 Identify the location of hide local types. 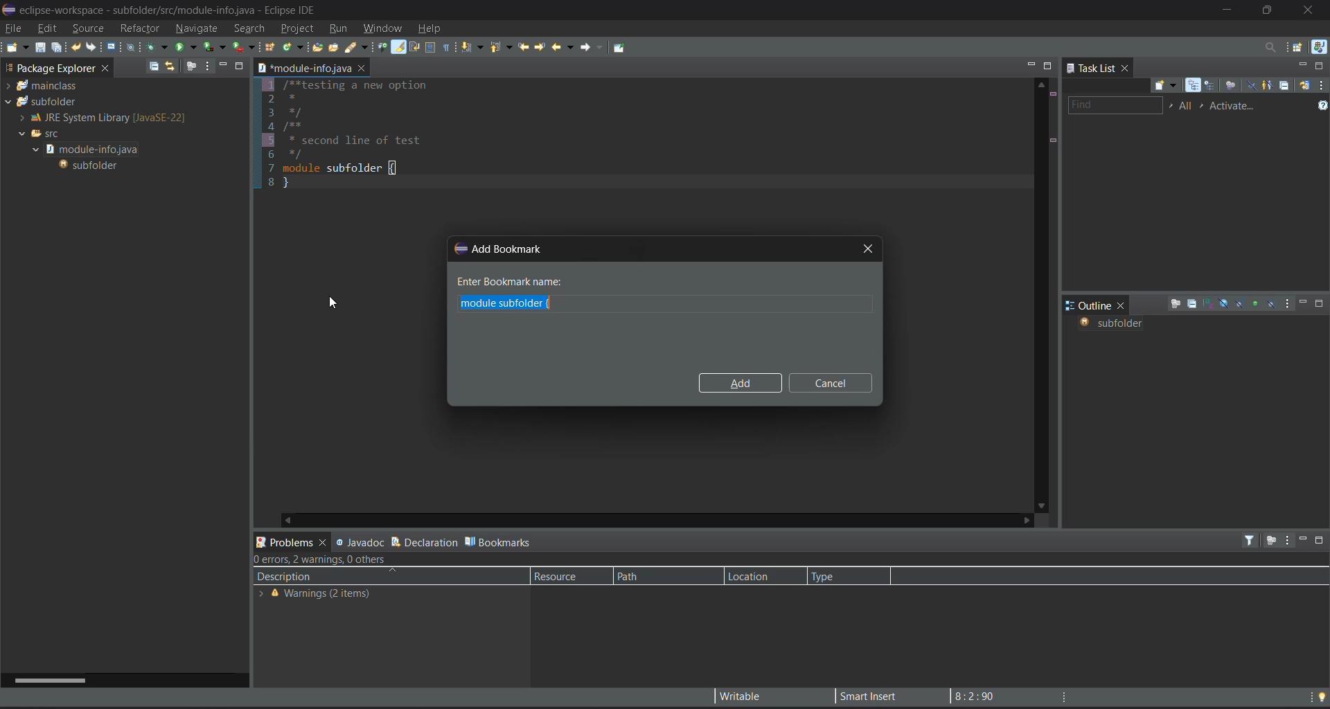
(1271, 304).